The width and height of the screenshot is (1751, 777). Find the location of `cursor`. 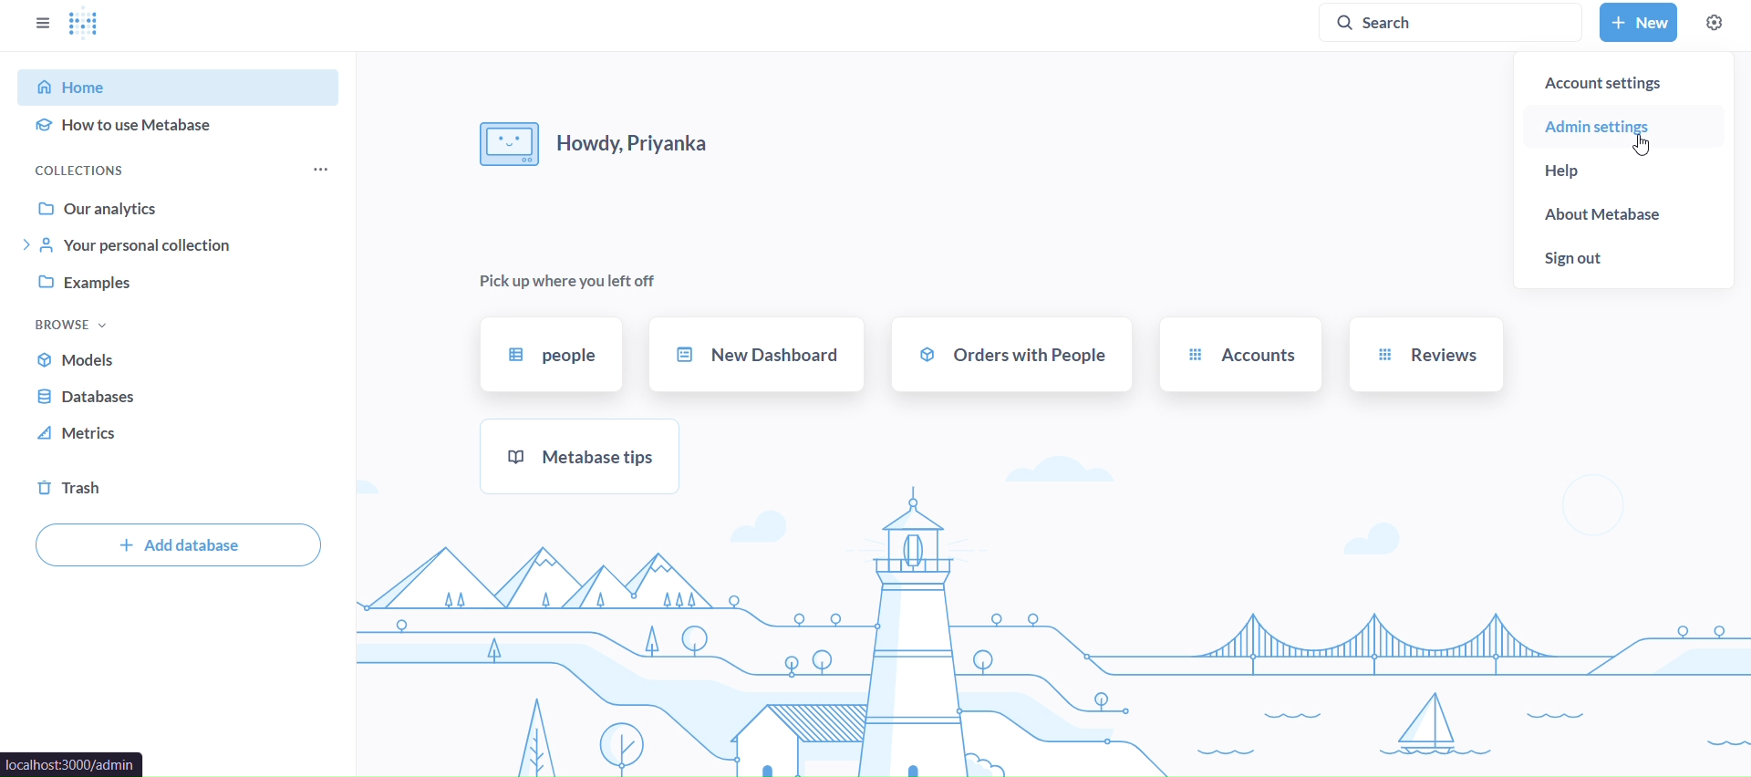

cursor is located at coordinates (1639, 144).